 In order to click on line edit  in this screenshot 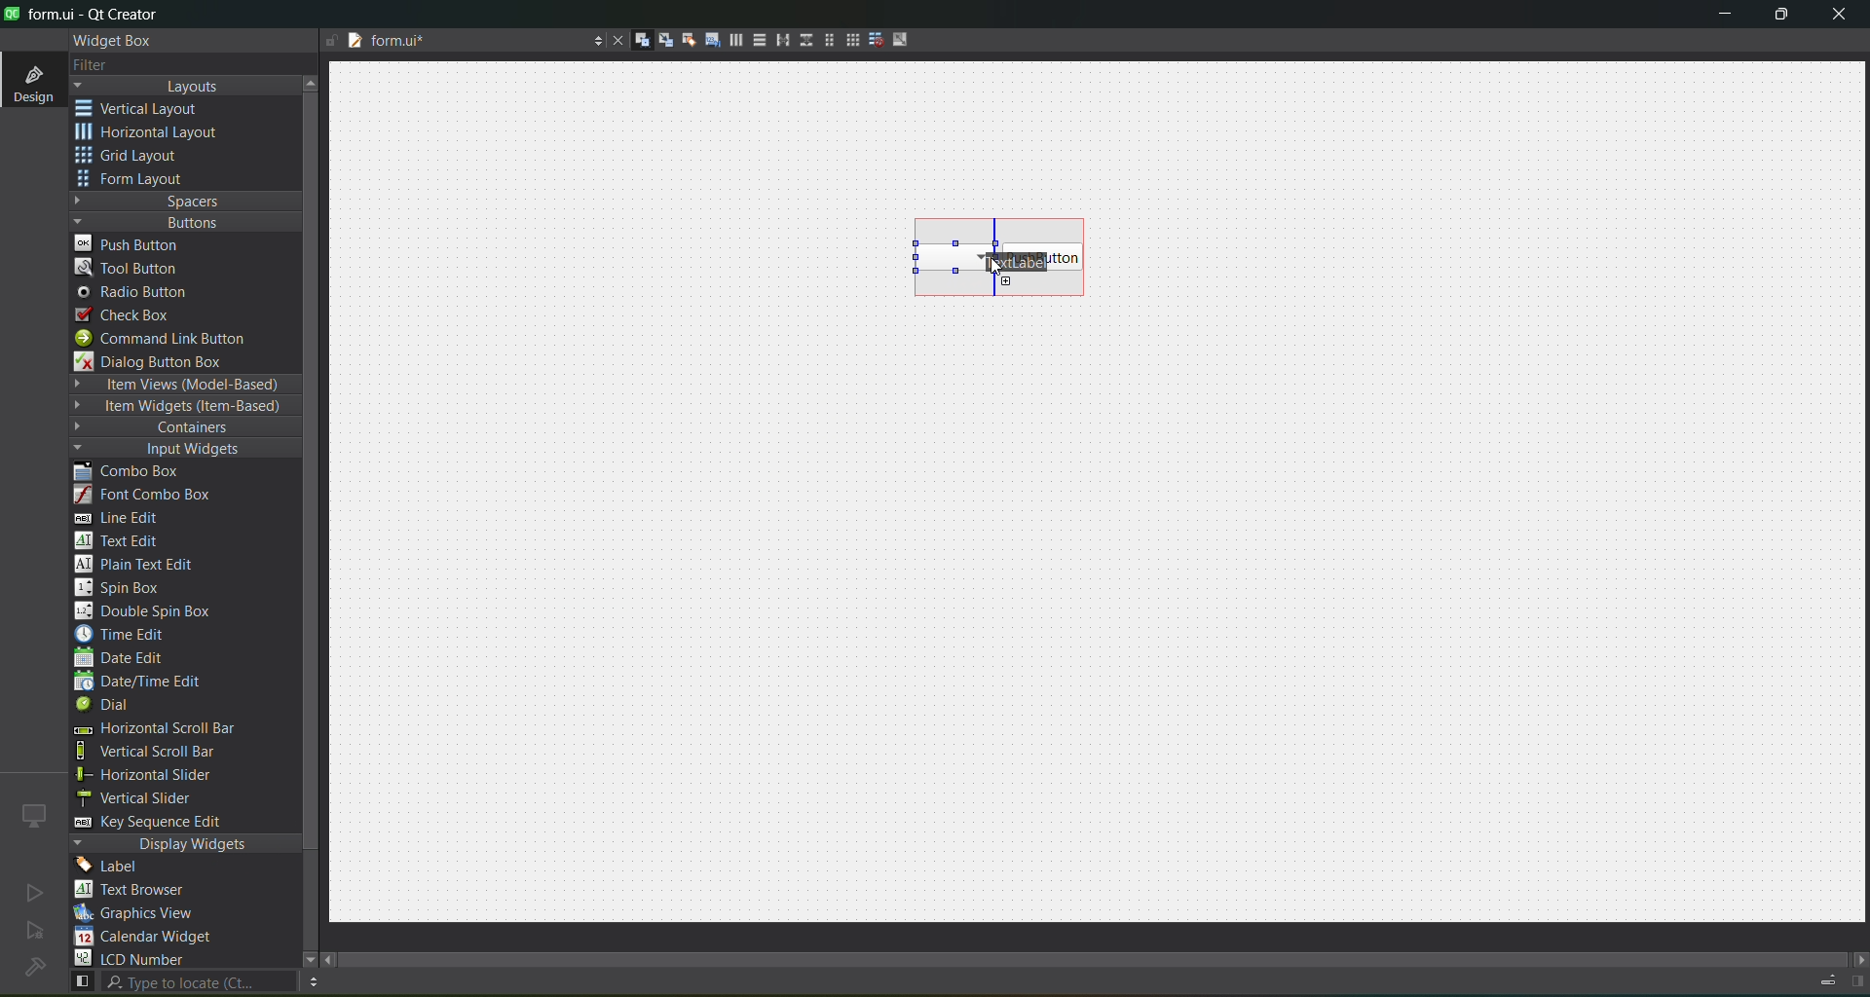, I will do `click(127, 518)`.